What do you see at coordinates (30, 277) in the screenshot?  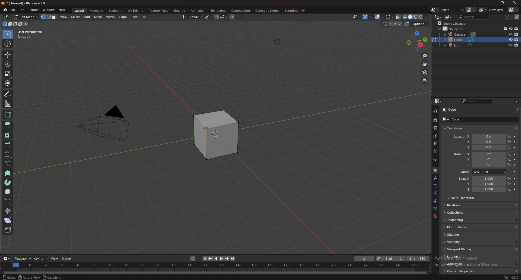 I see `rotate view` at bounding box center [30, 277].